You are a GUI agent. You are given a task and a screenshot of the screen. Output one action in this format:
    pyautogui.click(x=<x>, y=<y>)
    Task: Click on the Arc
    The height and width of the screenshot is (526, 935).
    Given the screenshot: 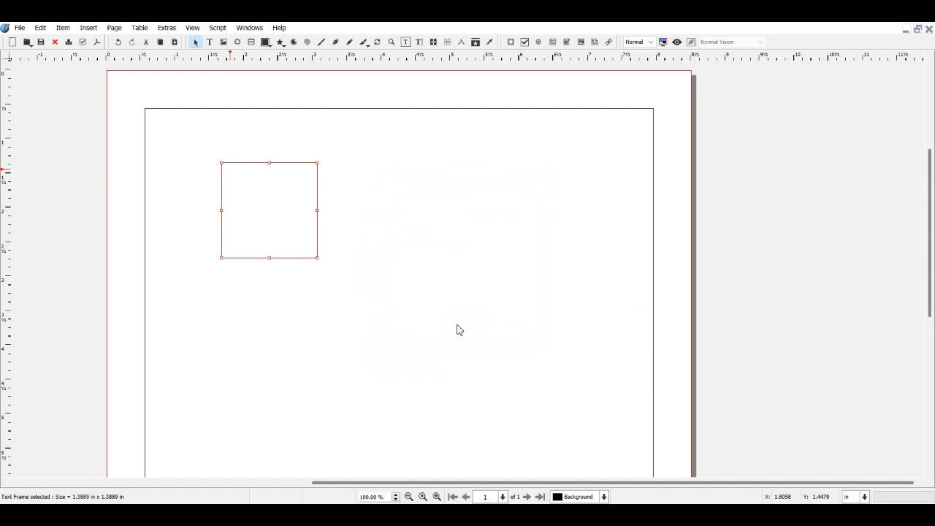 What is the action you would take?
    pyautogui.click(x=294, y=43)
    